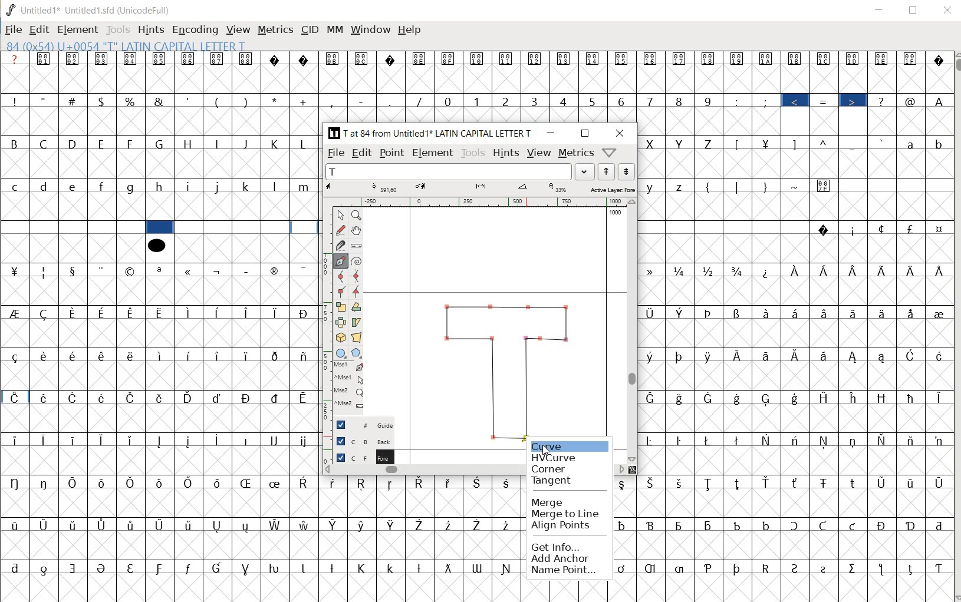  Describe the element at coordinates (392, 525) in the screenshot. I see `Symbol` at that location.